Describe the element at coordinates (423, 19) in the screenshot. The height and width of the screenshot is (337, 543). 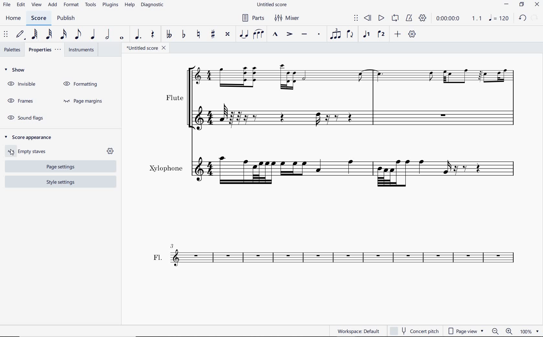
I see `PLAYBACK SETTINGS` at that location.